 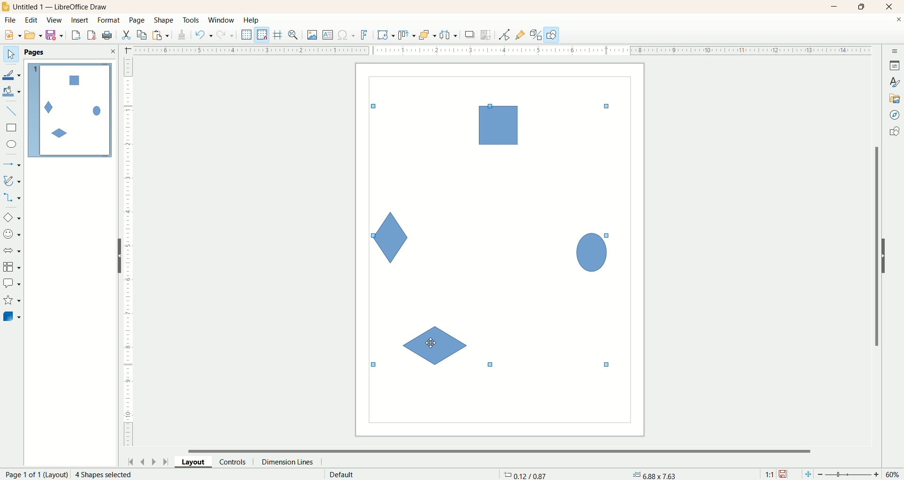 I want to click on insert image, so click(x=313, y=35).